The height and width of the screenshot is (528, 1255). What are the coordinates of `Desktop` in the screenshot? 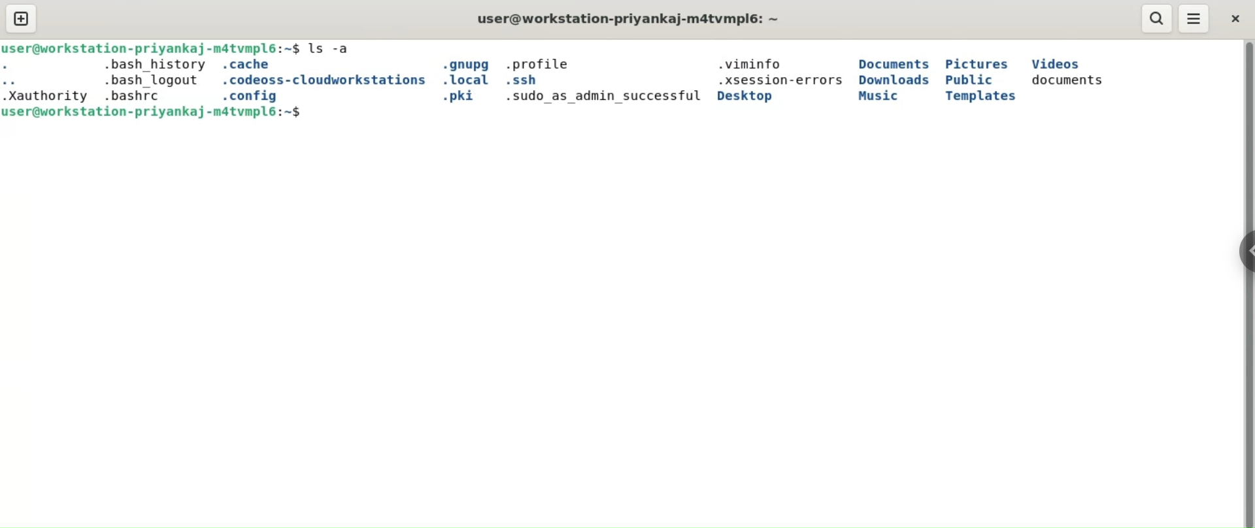 It's located at (760, 96).